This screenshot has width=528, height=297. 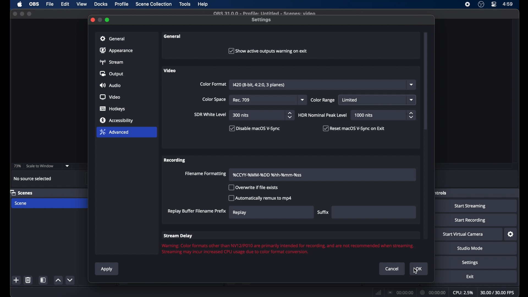 I want to click on dropdown, so click(x=412, y=85).